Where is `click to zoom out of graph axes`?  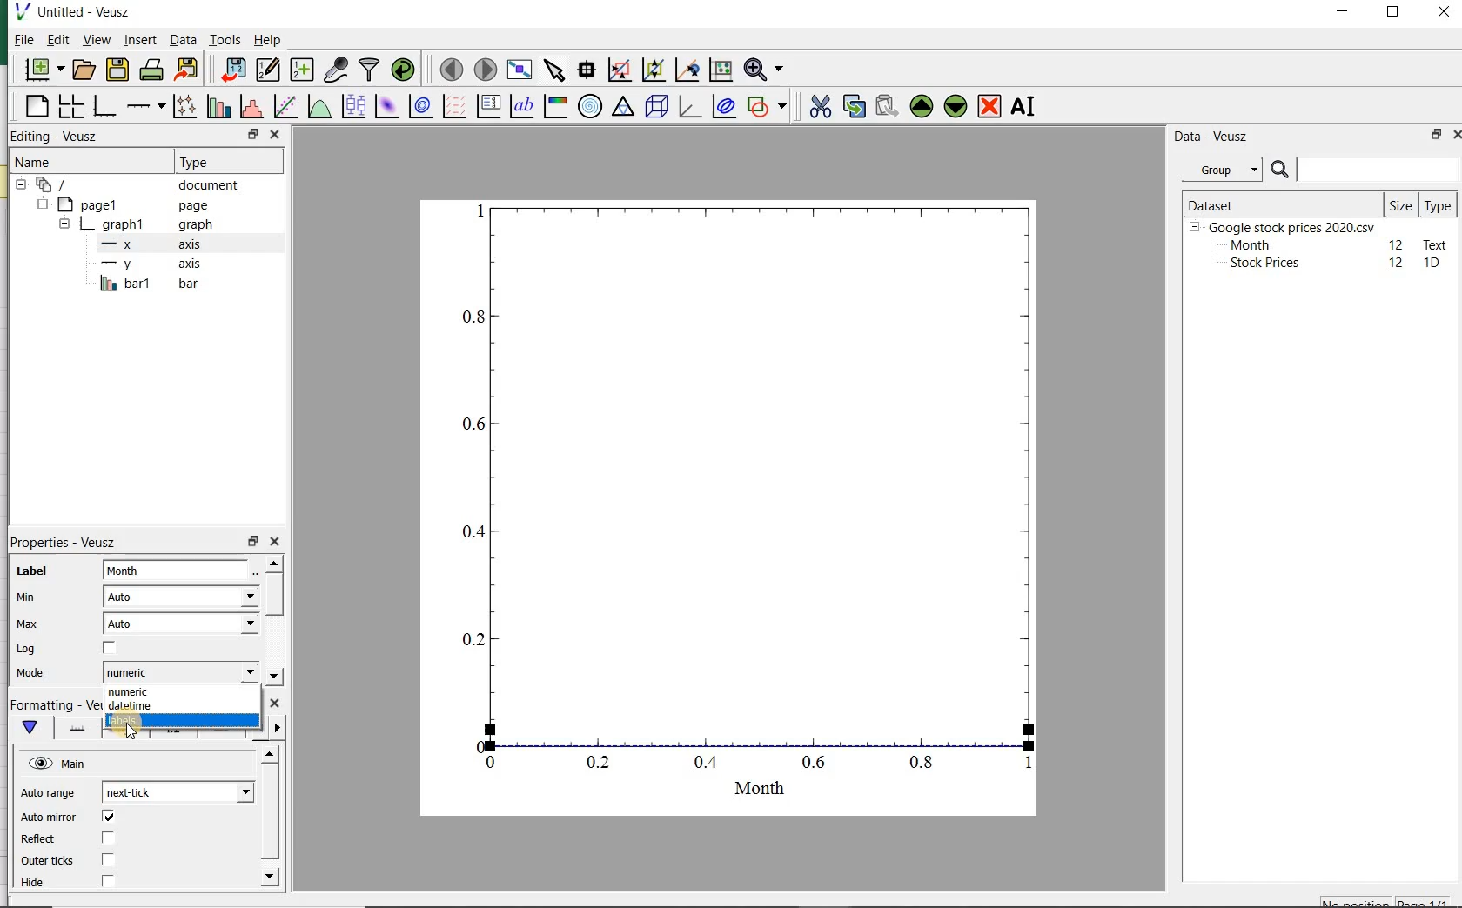
click to zoom out of graph axes is located at coordinates (652, 68).